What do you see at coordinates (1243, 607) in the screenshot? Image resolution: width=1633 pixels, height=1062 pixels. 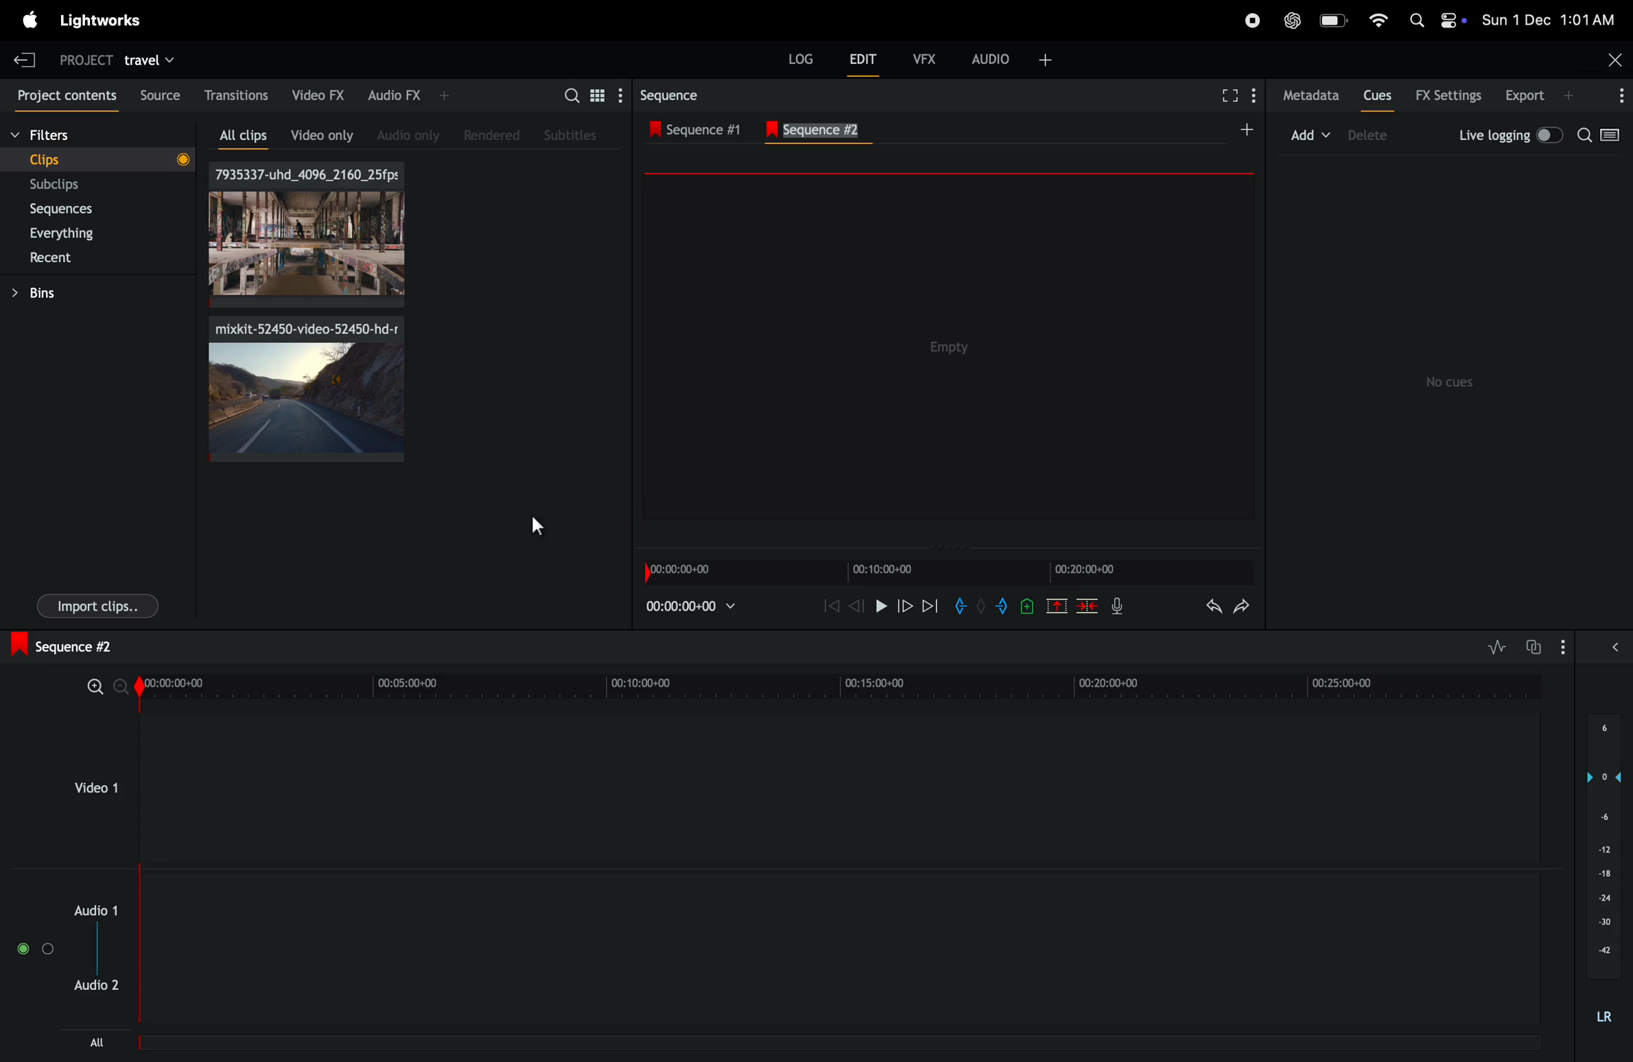 I see `redo` at bounding box center [1243, 607].